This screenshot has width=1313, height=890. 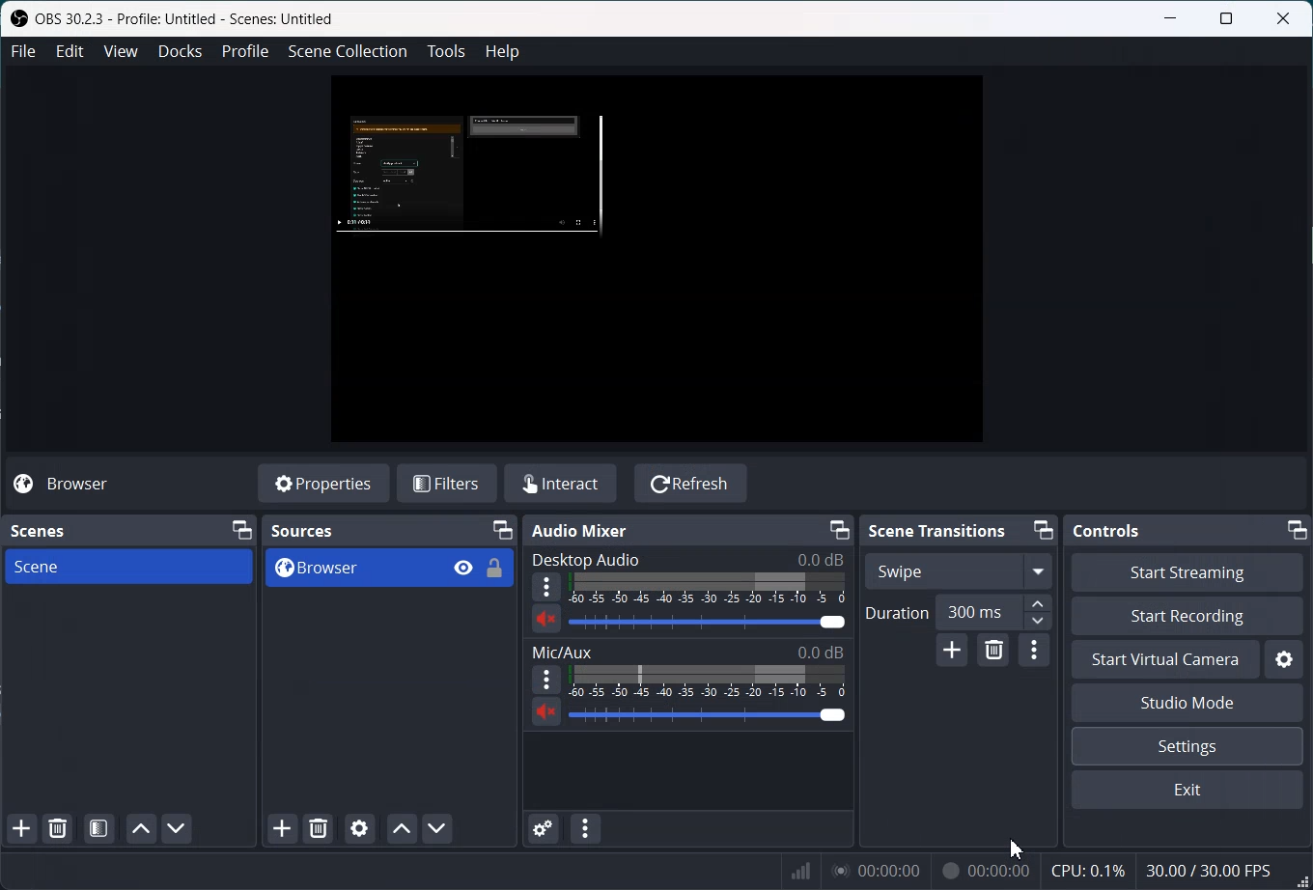 What do you see at coordinates (358, 828) in the screenshot?
I see `Open Source properties` at bounding box center [358, 828].